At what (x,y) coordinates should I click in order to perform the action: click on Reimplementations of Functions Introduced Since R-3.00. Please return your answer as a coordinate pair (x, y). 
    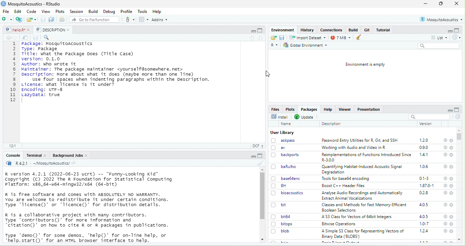
    Looking at the image, I should click on (366, 157).